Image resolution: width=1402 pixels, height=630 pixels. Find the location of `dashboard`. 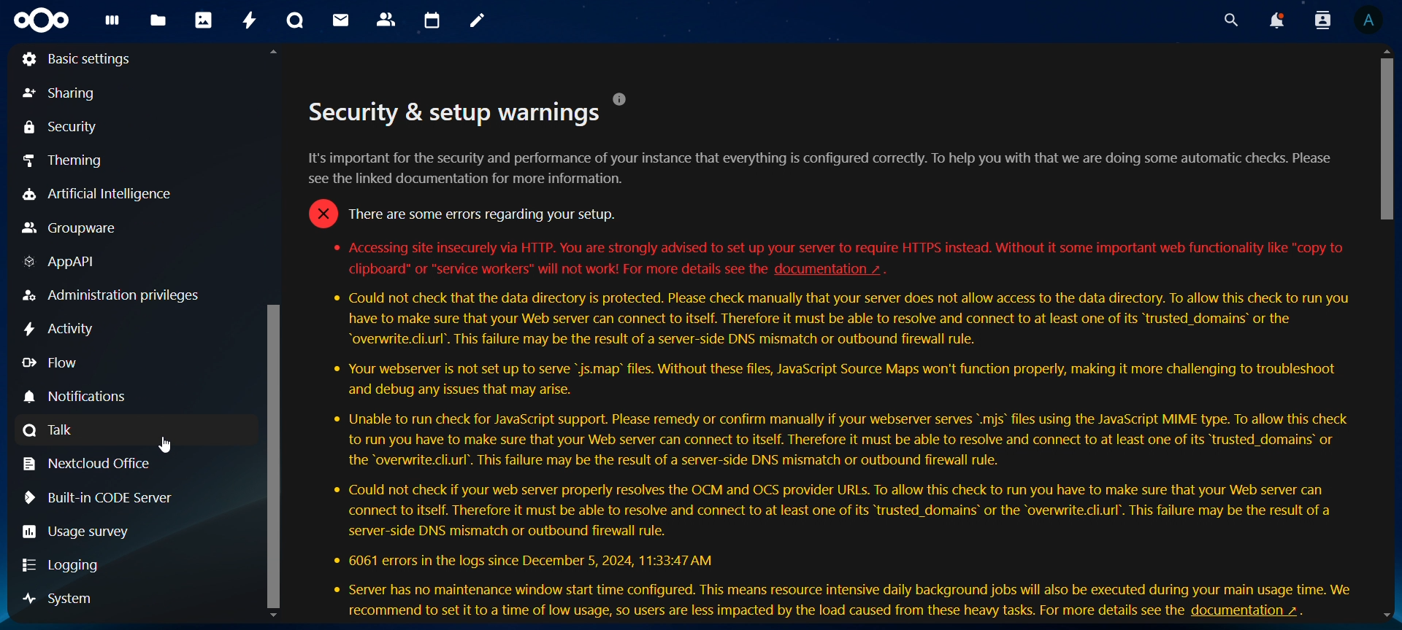

dashboard is located at coordinates (111, 23).